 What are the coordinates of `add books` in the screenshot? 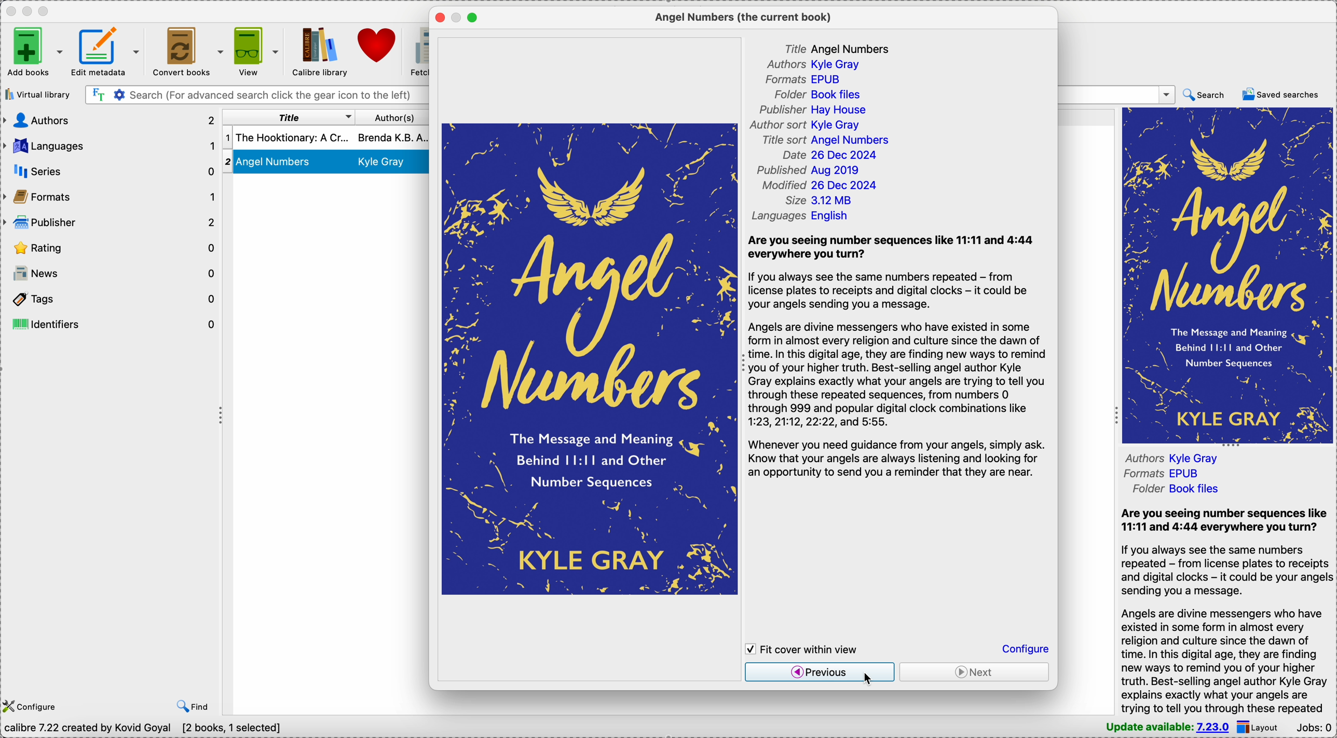 It's located at (34, 51).